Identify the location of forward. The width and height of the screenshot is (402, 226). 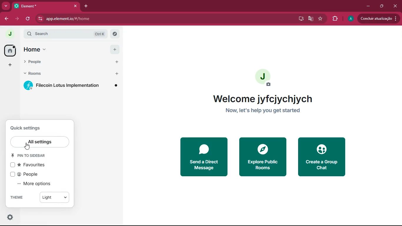
(18, 19).